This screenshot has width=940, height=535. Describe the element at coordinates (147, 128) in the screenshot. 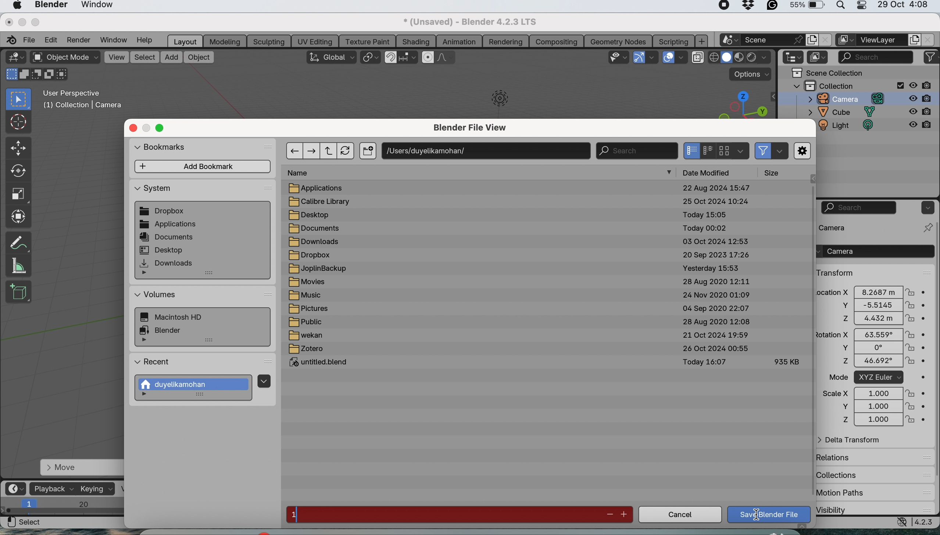

I see `minimize` at that location.